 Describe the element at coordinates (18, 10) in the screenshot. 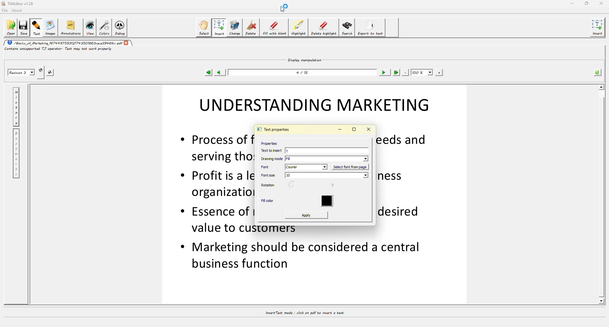

I see `about` at that location.